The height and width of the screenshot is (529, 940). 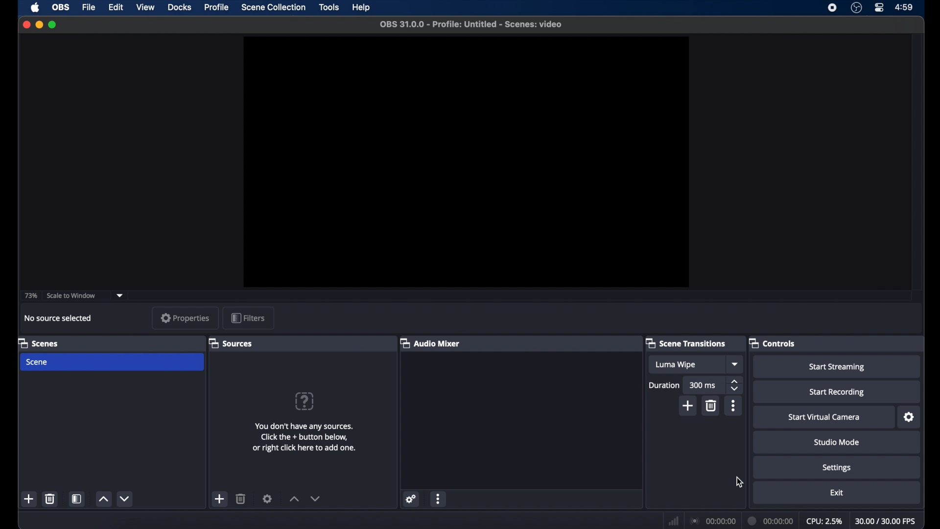 What do you see at coordinates (120, 295) in the screenshot?
I see `dropdown` at bounding box center [120, 295].